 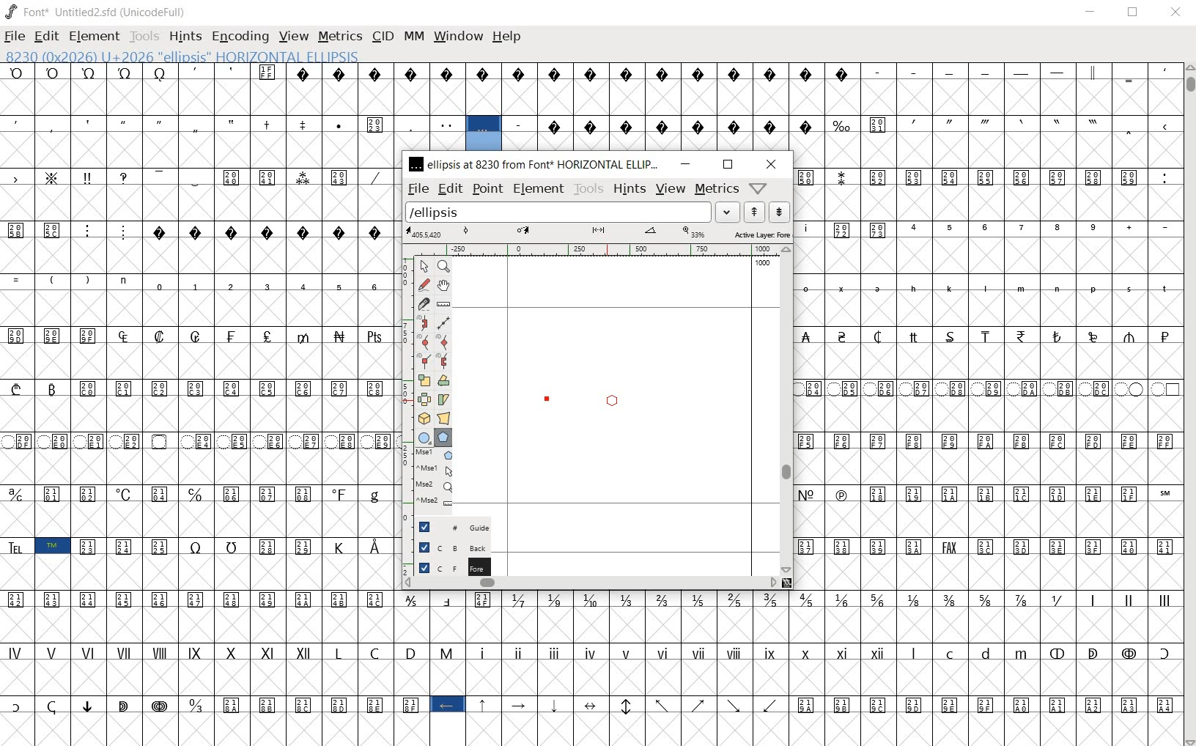 I want to click on EDIT, so click(x=48, y=36).